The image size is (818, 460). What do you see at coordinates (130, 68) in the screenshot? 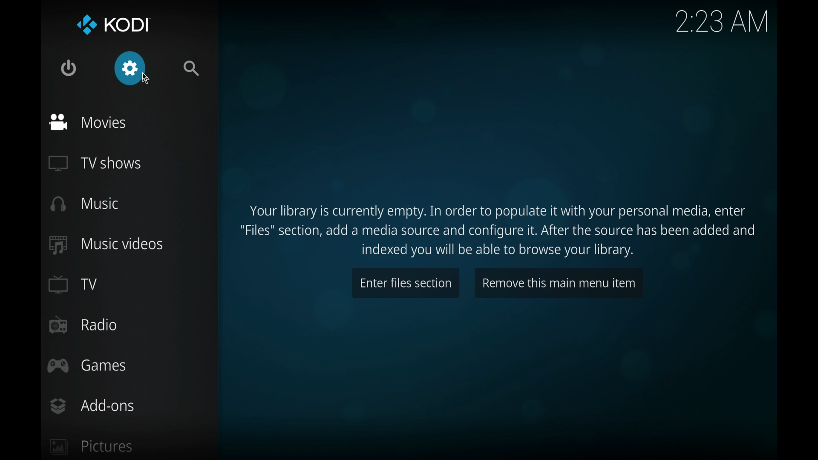
I see `settings` at bounding box center [130, 68].